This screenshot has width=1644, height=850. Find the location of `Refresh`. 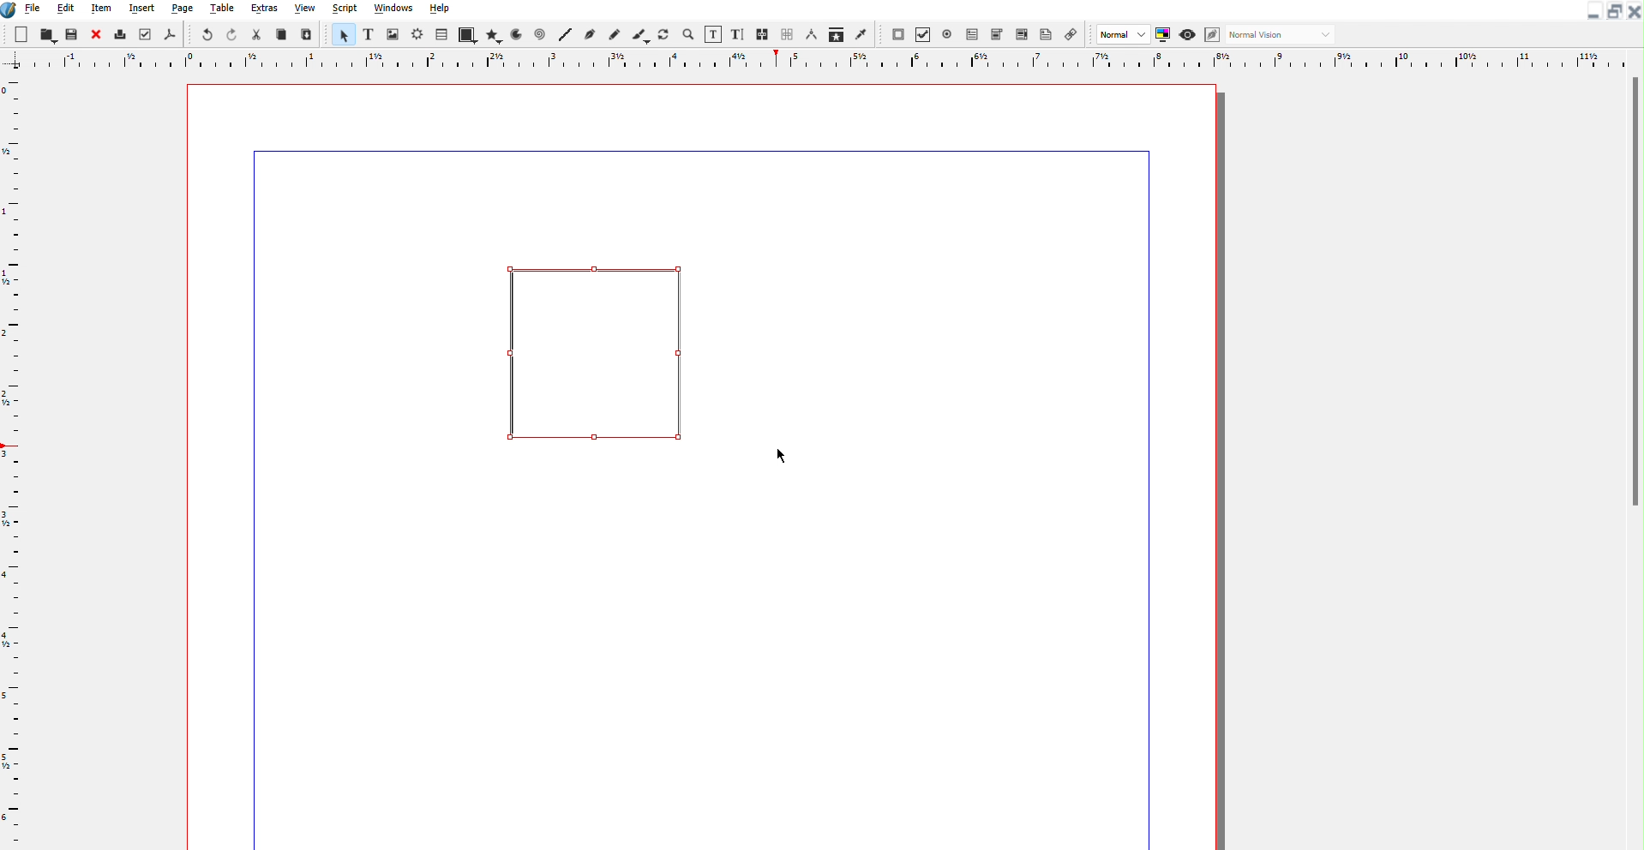

Refresh is located at coordinates (663, 33).